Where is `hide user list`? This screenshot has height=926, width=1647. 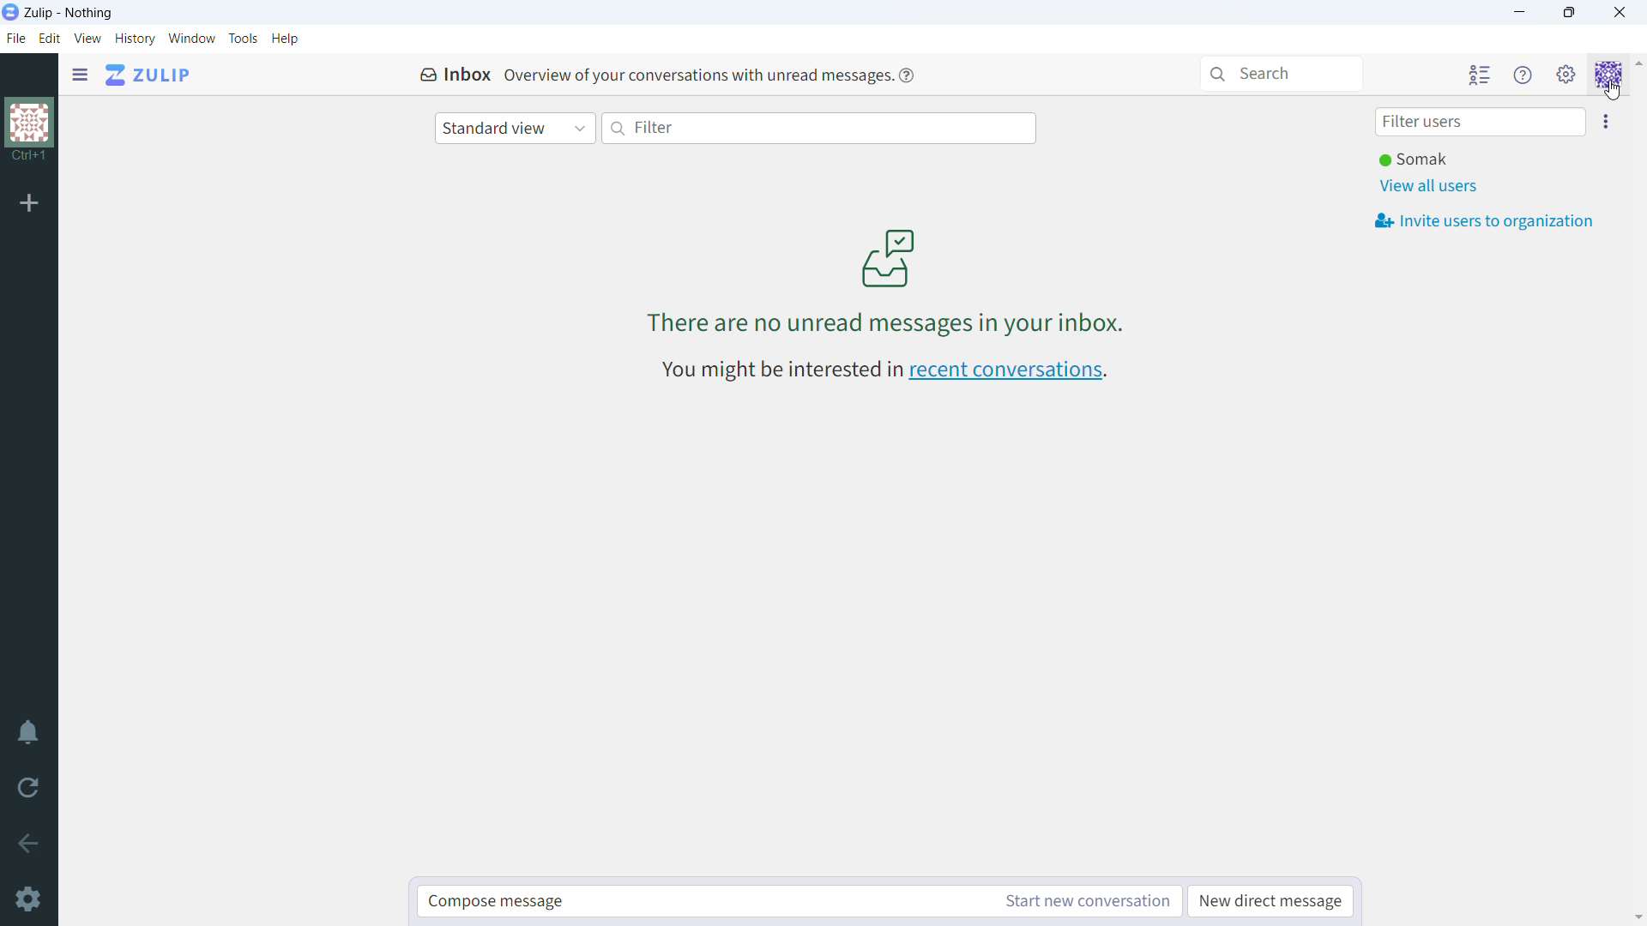 hide user list is located at coordinates (1481, 73).